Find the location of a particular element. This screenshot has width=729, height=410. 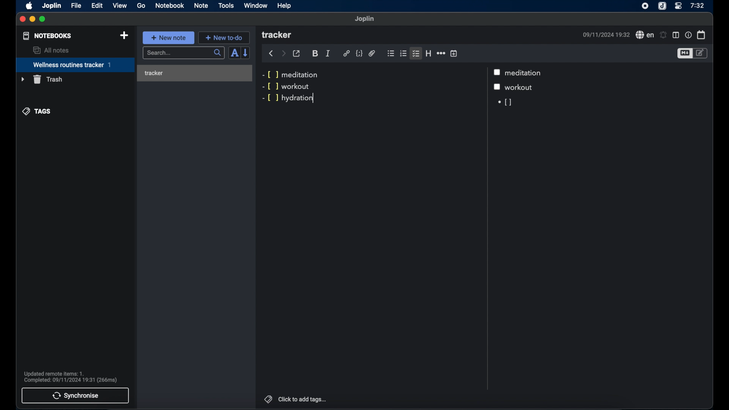

-[ ] meditation is located at coordinates (292, 74).